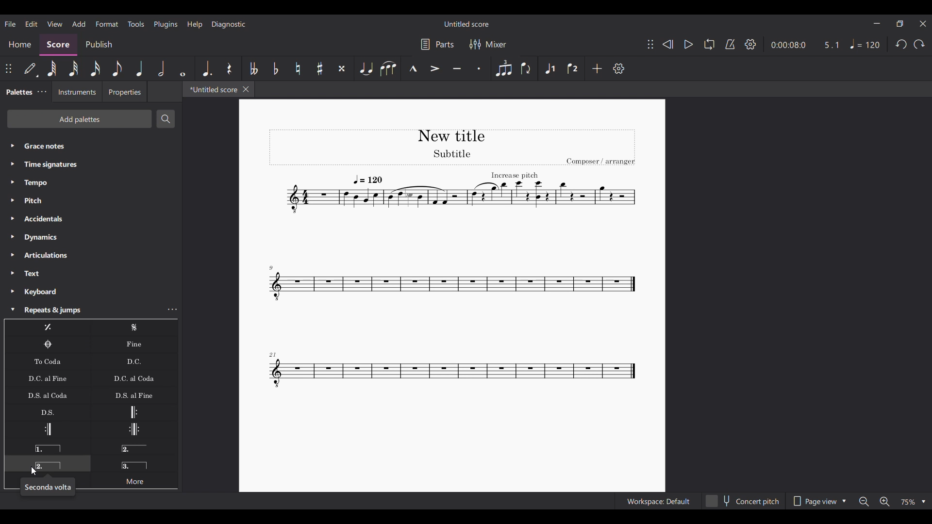  Describe the element at coordinates (413, 68) in the screenshot. I see `Marcato` at that location.